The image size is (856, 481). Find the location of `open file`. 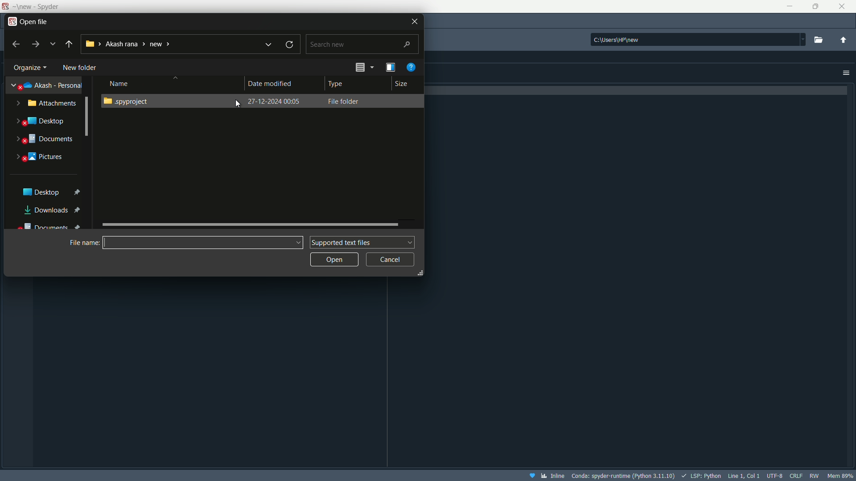

open file is located at coordinates (35, 22).